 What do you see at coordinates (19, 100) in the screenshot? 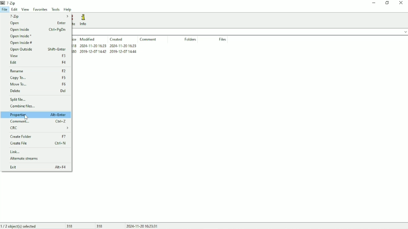
I see `Split File` at bounding box center [19, 100].